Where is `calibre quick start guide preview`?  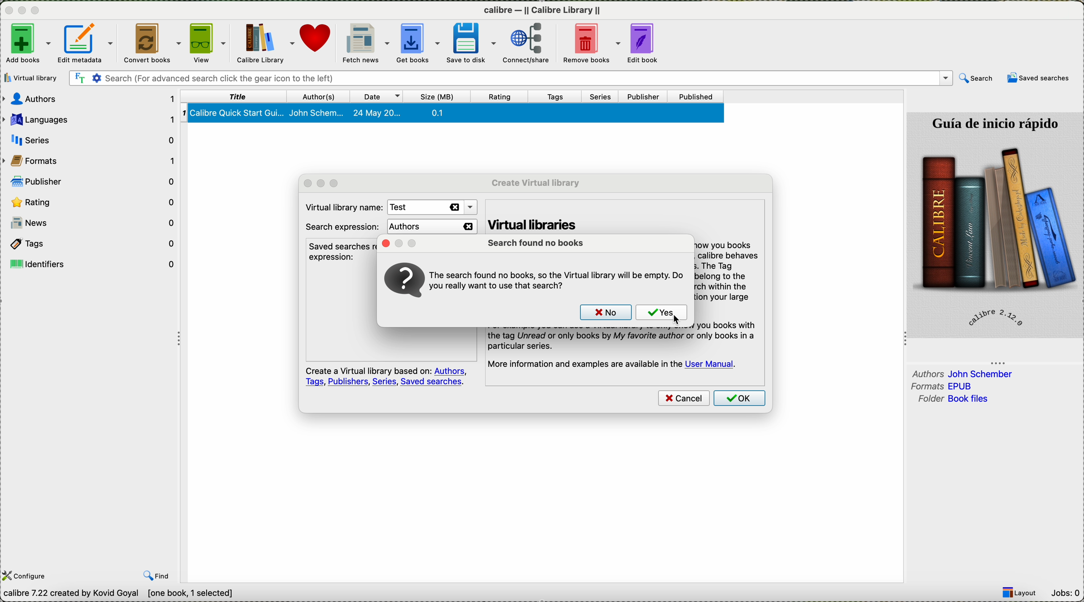
calibre quick start guide preview is located at coordinates (994, 224).